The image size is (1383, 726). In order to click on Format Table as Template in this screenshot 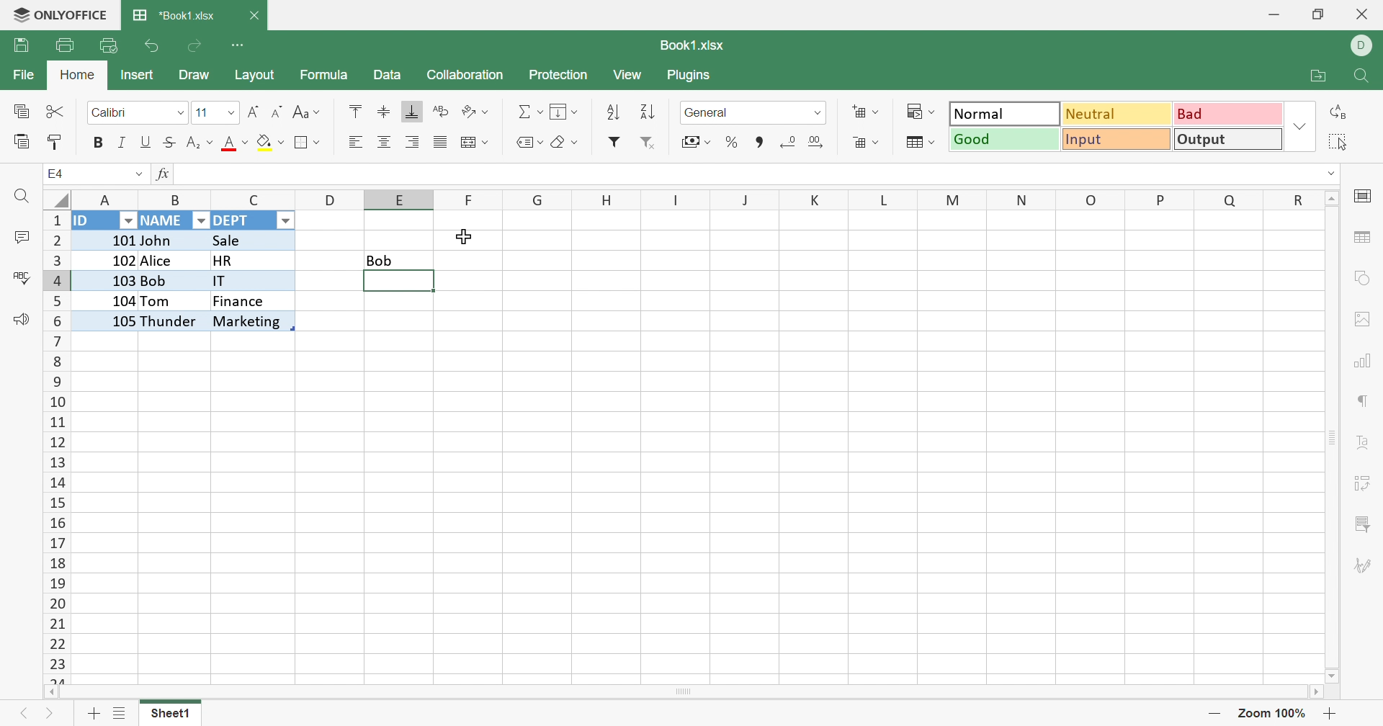, I will do `click(918, 142)`.